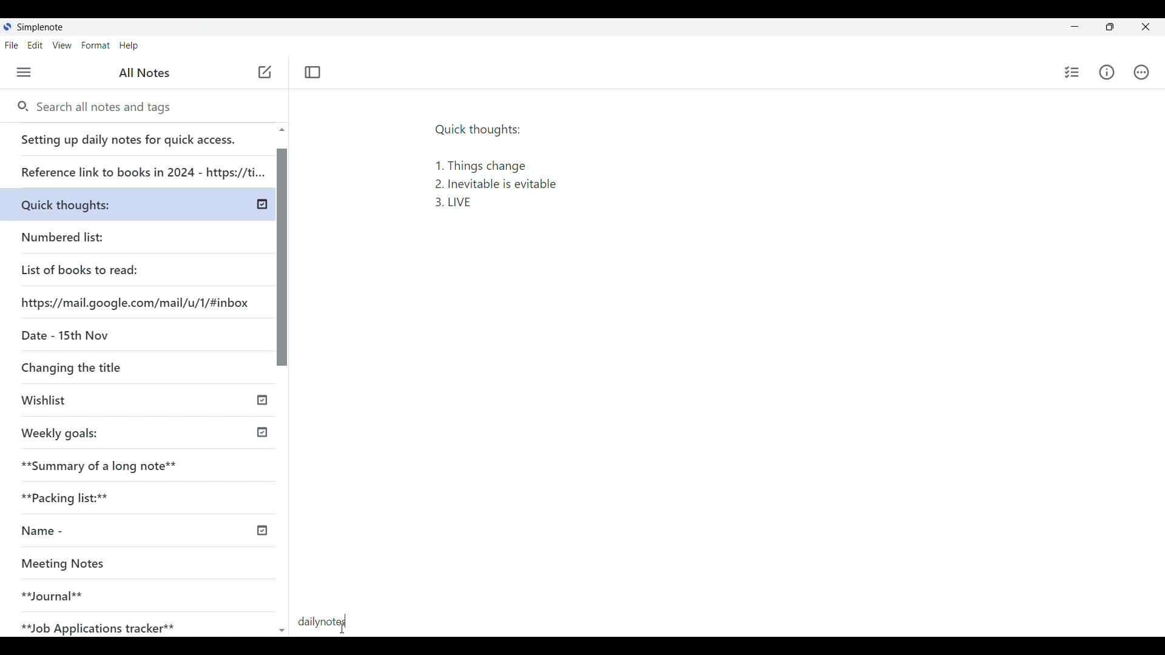  I want to click on Actions, so click(1140, 72).